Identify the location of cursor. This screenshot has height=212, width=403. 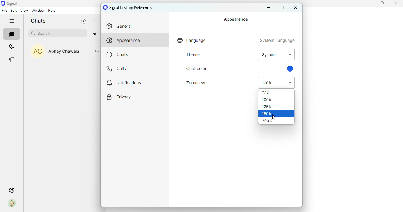
(274, 118).